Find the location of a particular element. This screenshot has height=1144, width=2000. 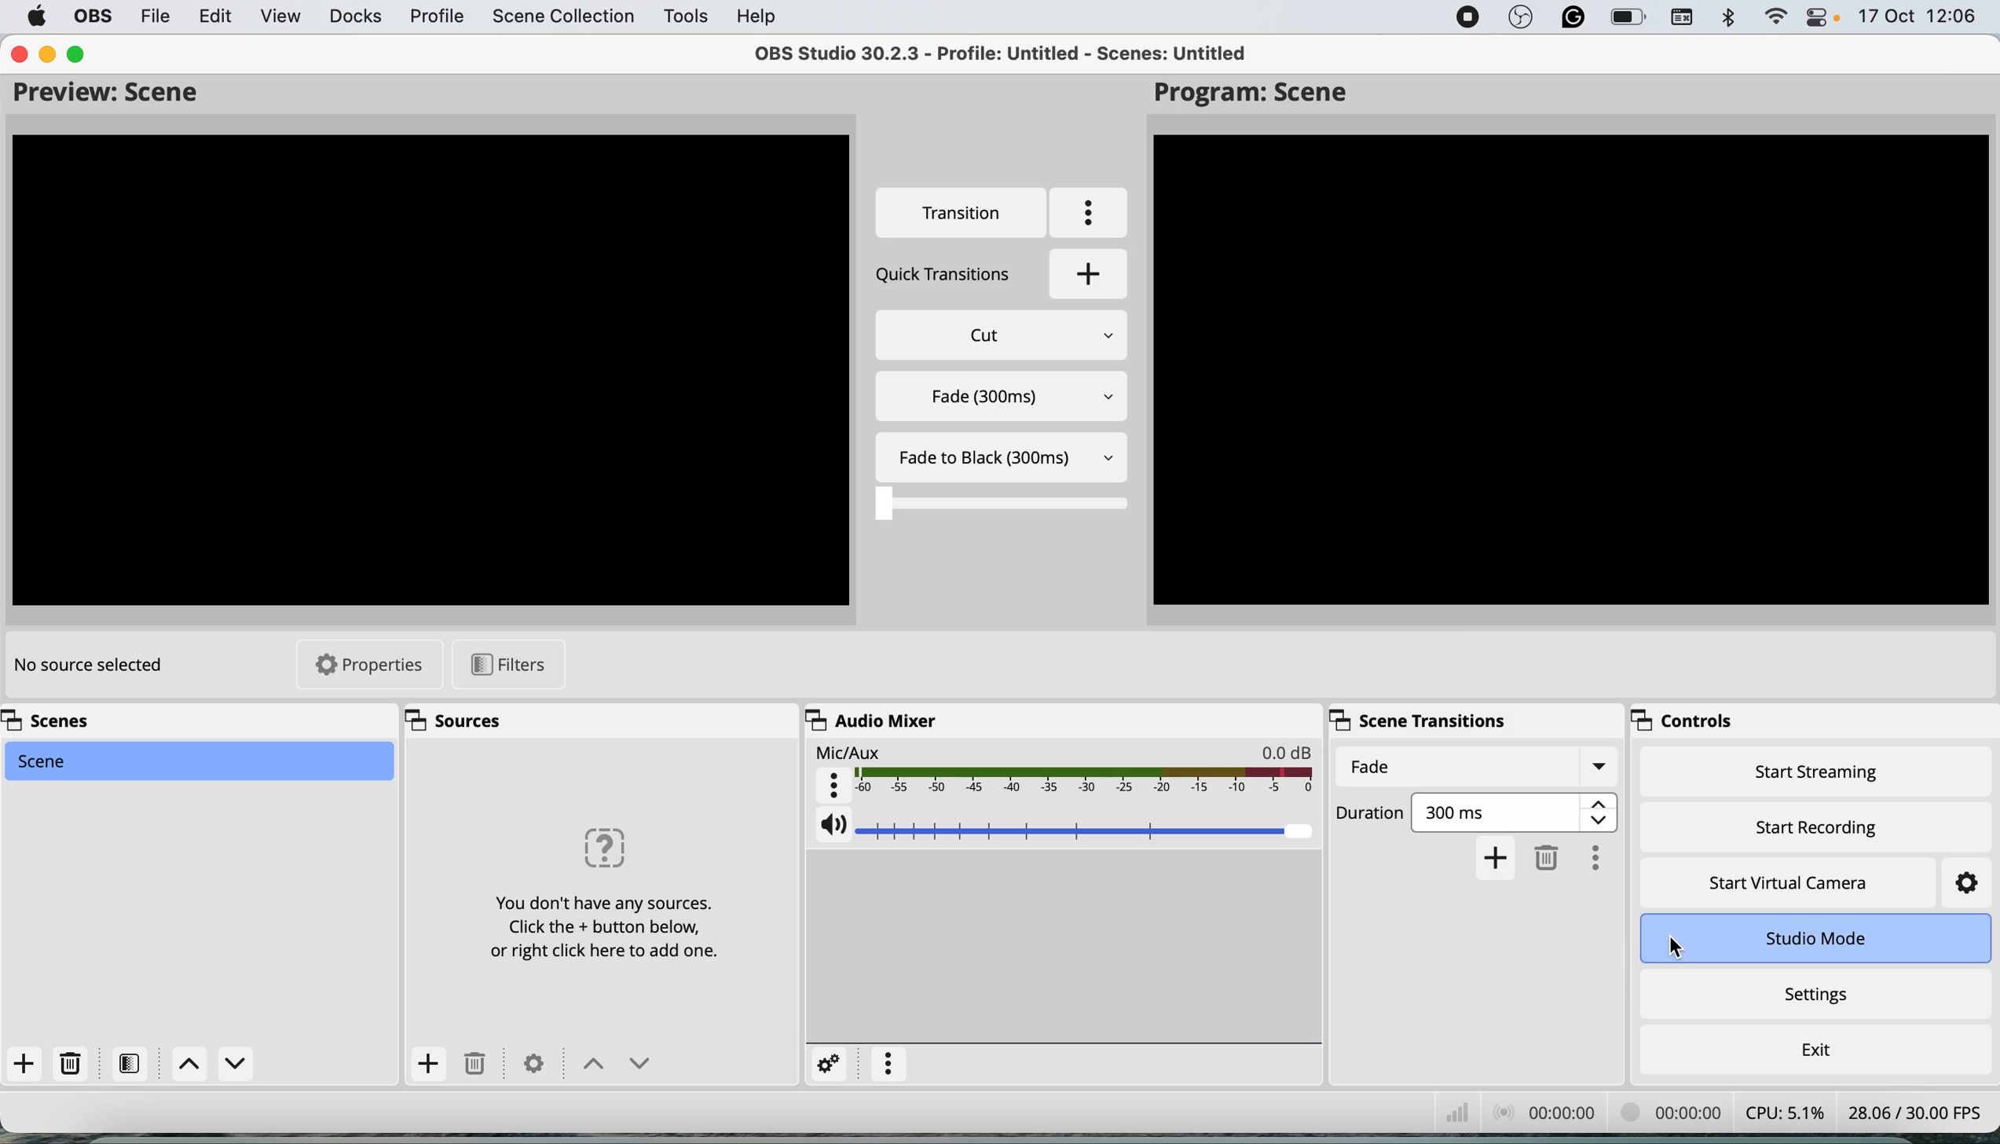

keyboard is located at coordinates (1684, 19).